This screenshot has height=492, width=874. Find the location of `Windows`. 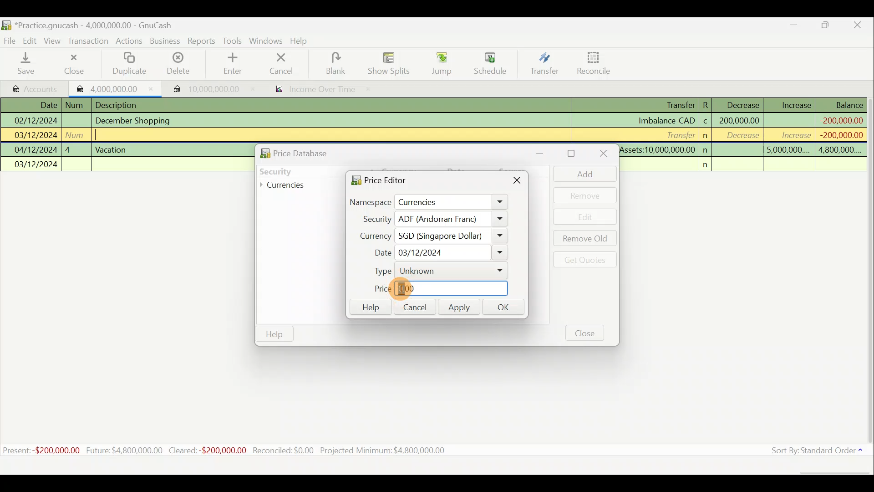

Windows is located at coordinates (266, 41).